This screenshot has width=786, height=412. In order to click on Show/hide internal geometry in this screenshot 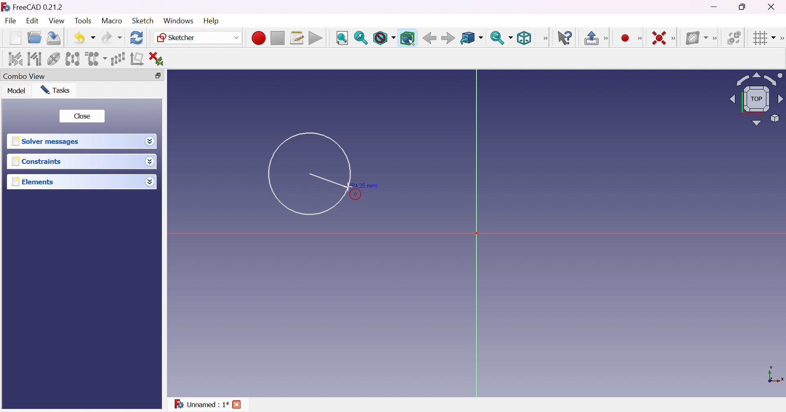, I will do `click(54, 59)`.